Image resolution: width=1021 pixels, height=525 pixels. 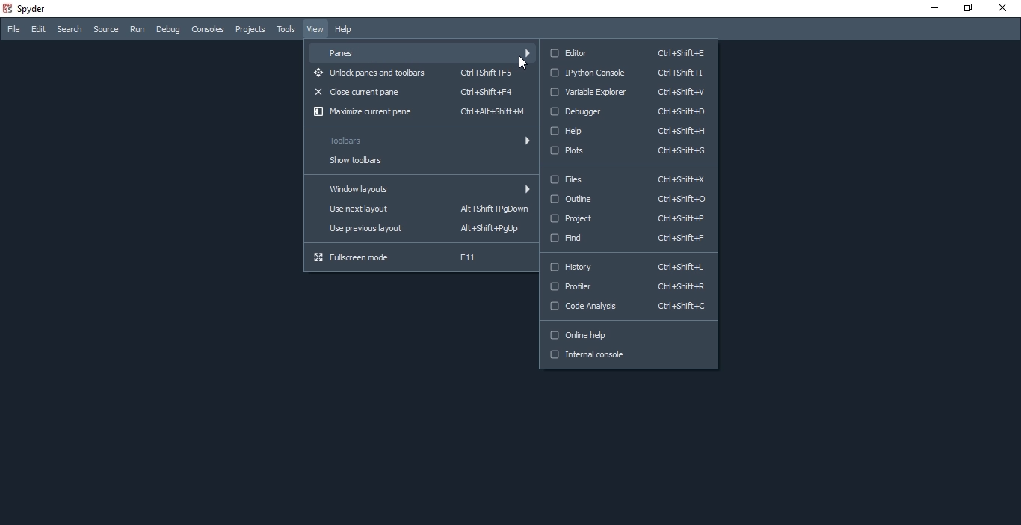 What do you see at coordinates (632, 199) in the screenshot?
I see `highlighted` at bounding box center [632, 199].